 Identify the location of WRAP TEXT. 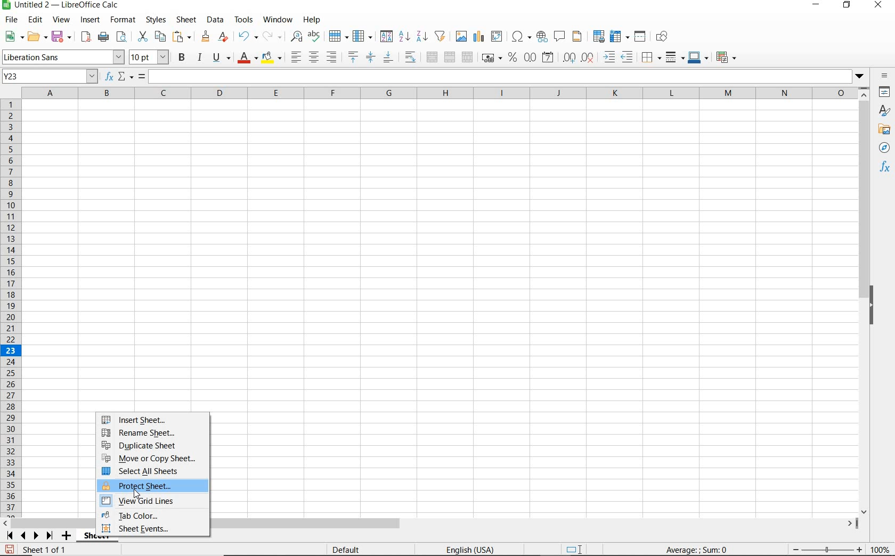
(410, 58).